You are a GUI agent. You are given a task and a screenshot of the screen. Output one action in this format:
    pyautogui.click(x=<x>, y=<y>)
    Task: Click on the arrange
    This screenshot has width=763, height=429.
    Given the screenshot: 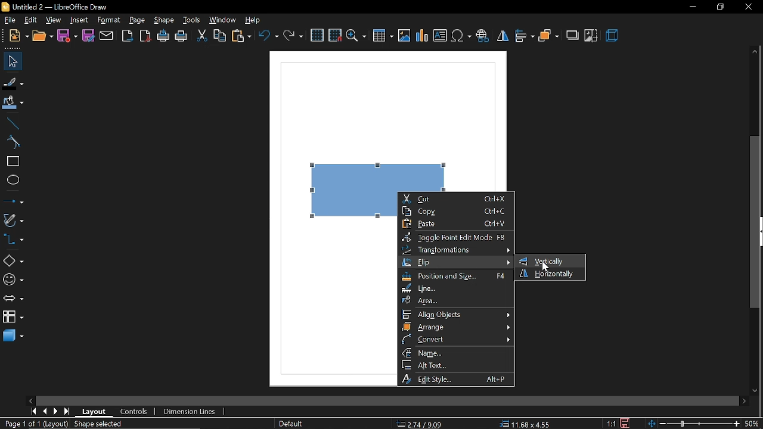 What is the action you would take?
    pyautogui.click(x=548, y=36)
    